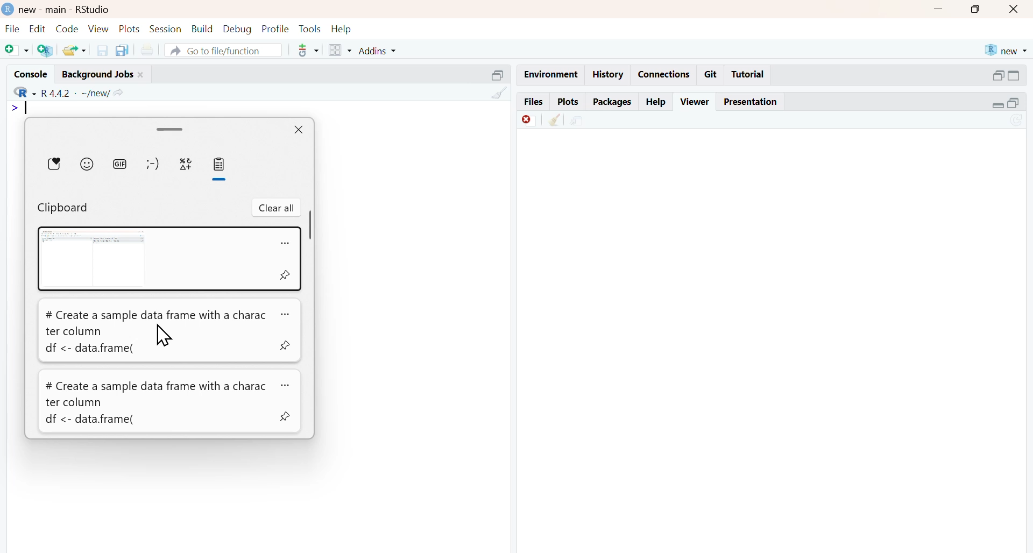 Image resolution: width=1033 pixels, height=553 pixels. What do you see at coordinates (129, 29) in the screenshot?
I see `plots` at bounding box center [129, 29].